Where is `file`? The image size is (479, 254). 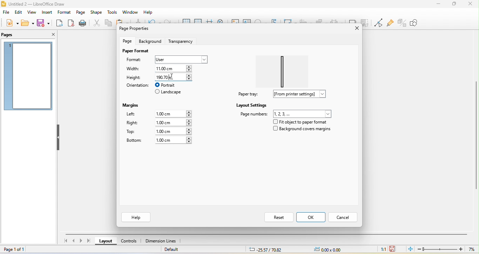 file is located at coordinates (6, 13).